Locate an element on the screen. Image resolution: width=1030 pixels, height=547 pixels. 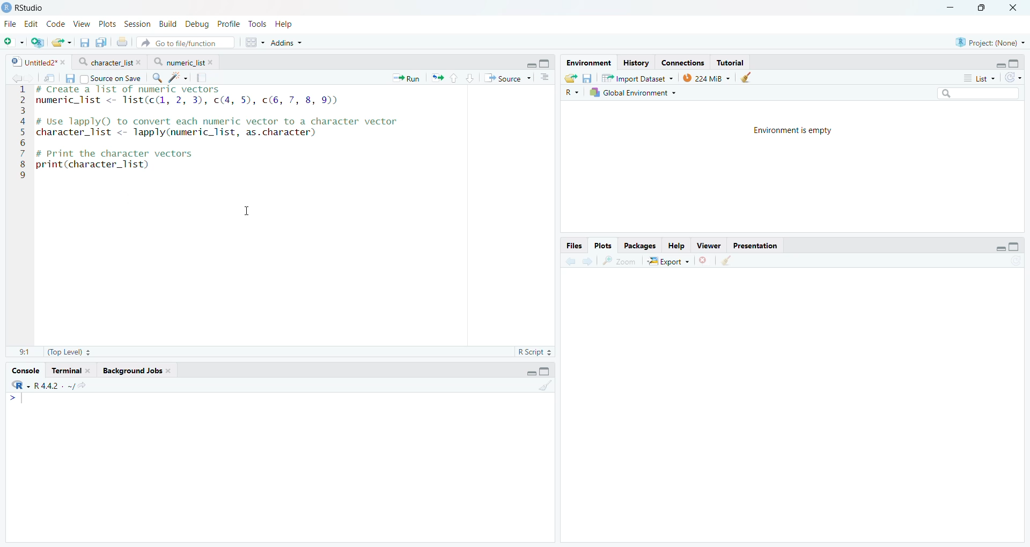
Minimize is located at coordinates (952, 8).